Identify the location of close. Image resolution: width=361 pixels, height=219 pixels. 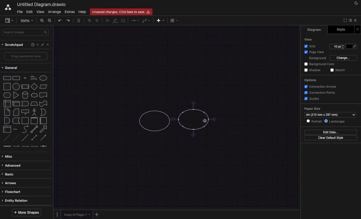
(48, 45).